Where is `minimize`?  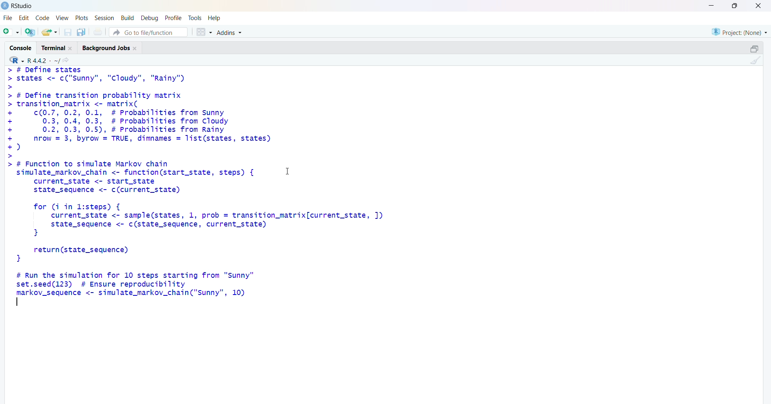
minimize is located at coordinates (710, 6).